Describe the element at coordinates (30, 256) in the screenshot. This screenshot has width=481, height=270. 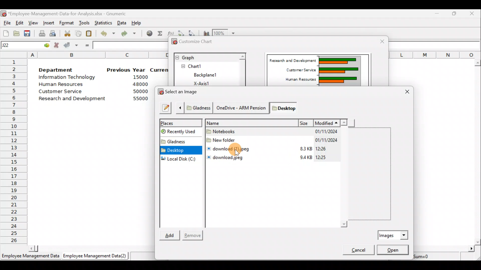
I see `Employee Management Data` at that location.